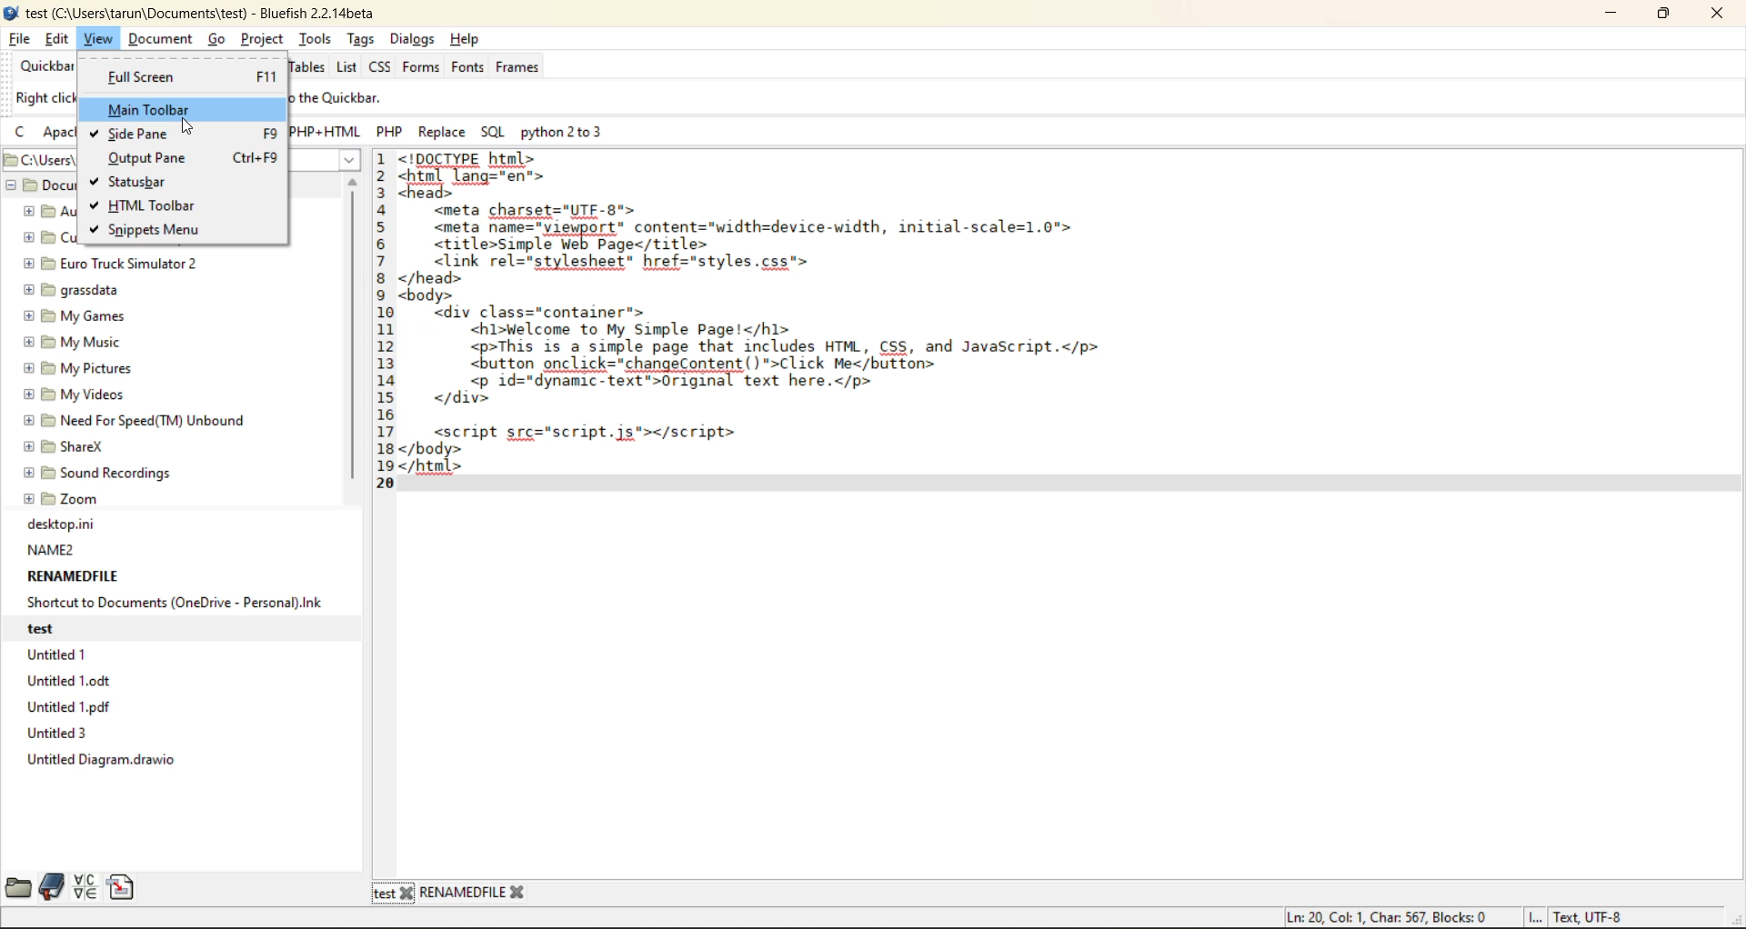 Image resolution: width=1746 pixels, height=929 pixels. What do you see at coordinates (1711, 16) in the screenshot?
I see `close` at bounding box center [1711, 16].